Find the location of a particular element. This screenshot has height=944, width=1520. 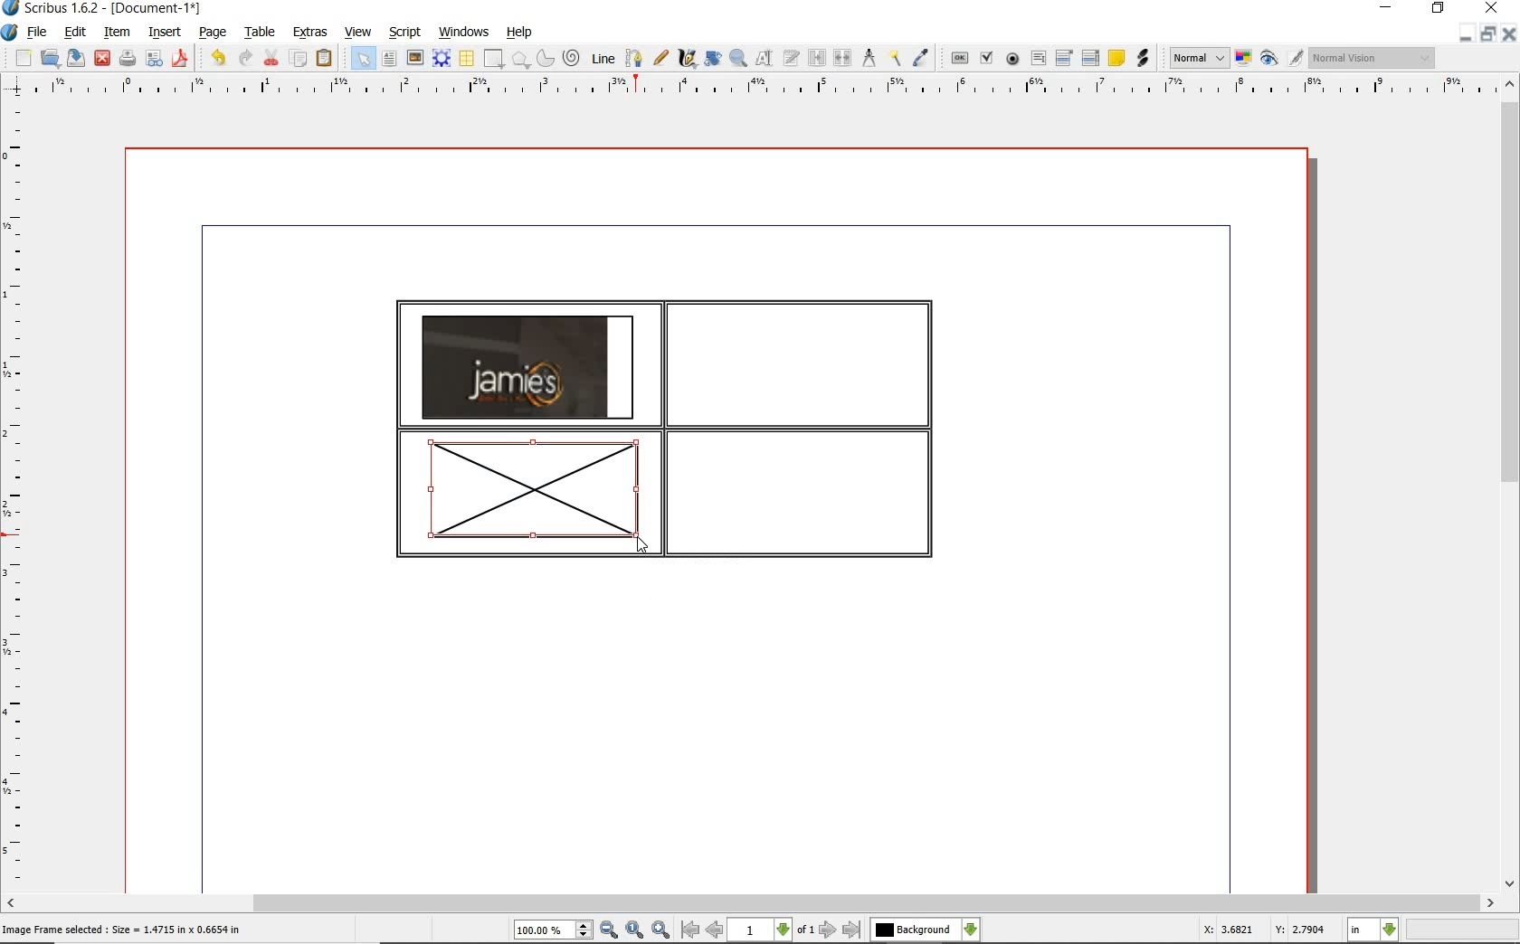

link text frames is located at coordinates (818, 58).